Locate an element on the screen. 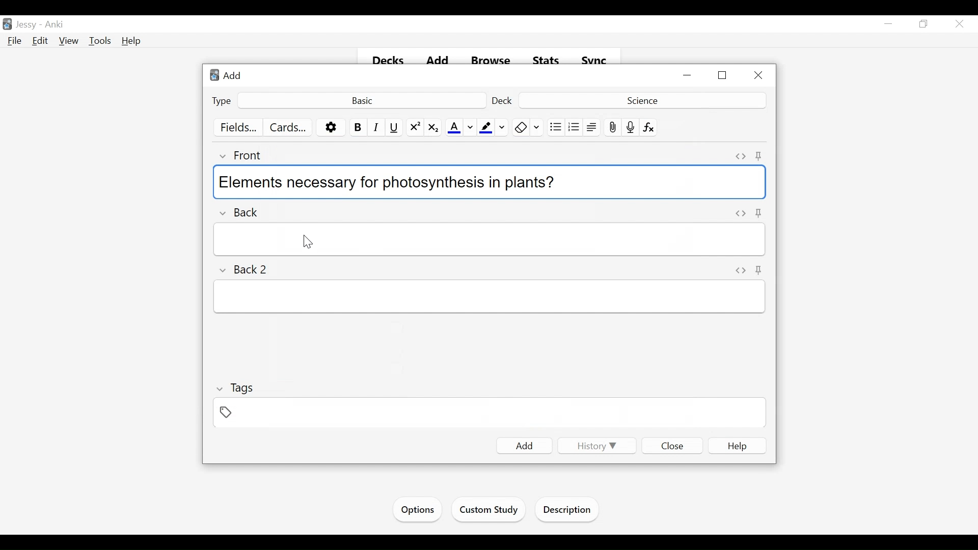  Add is located at coordinates (229, 75).